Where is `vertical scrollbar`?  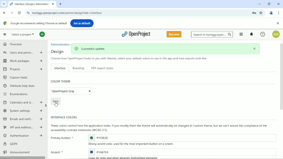 vertical scrollbar is located at coordinates (281, 77).